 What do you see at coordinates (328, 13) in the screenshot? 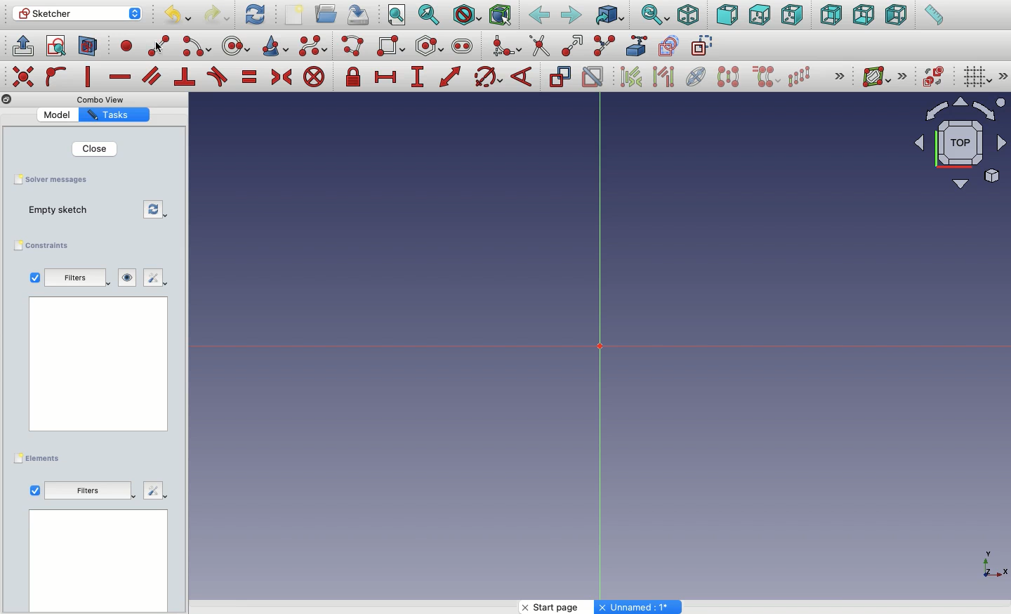
I see `Open` at bounding box center [328, 13].